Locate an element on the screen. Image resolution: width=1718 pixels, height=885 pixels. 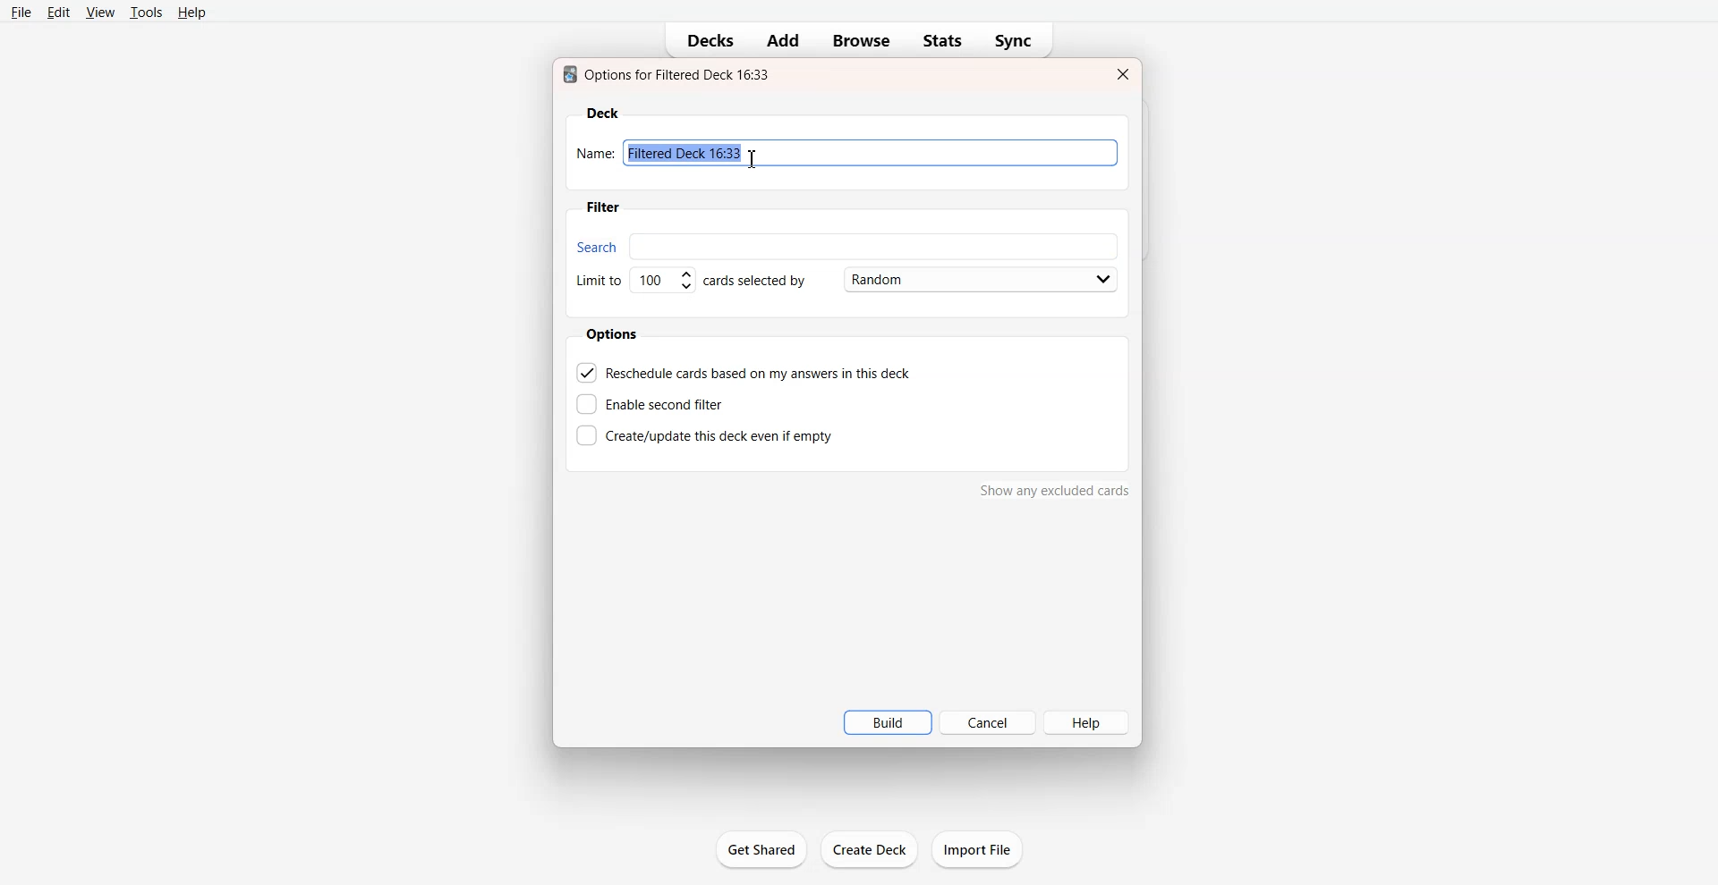
Help is located at coordinates (193, 13).